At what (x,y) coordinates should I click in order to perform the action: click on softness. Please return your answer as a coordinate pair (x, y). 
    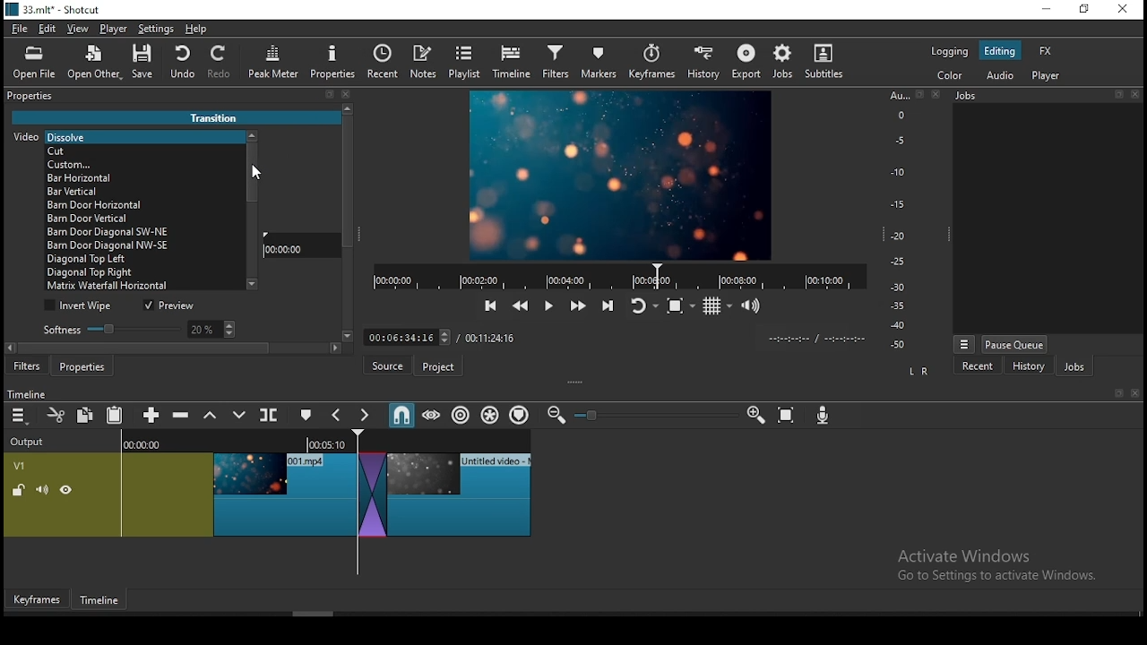
    Looking at the image, I should click on (136, 329).